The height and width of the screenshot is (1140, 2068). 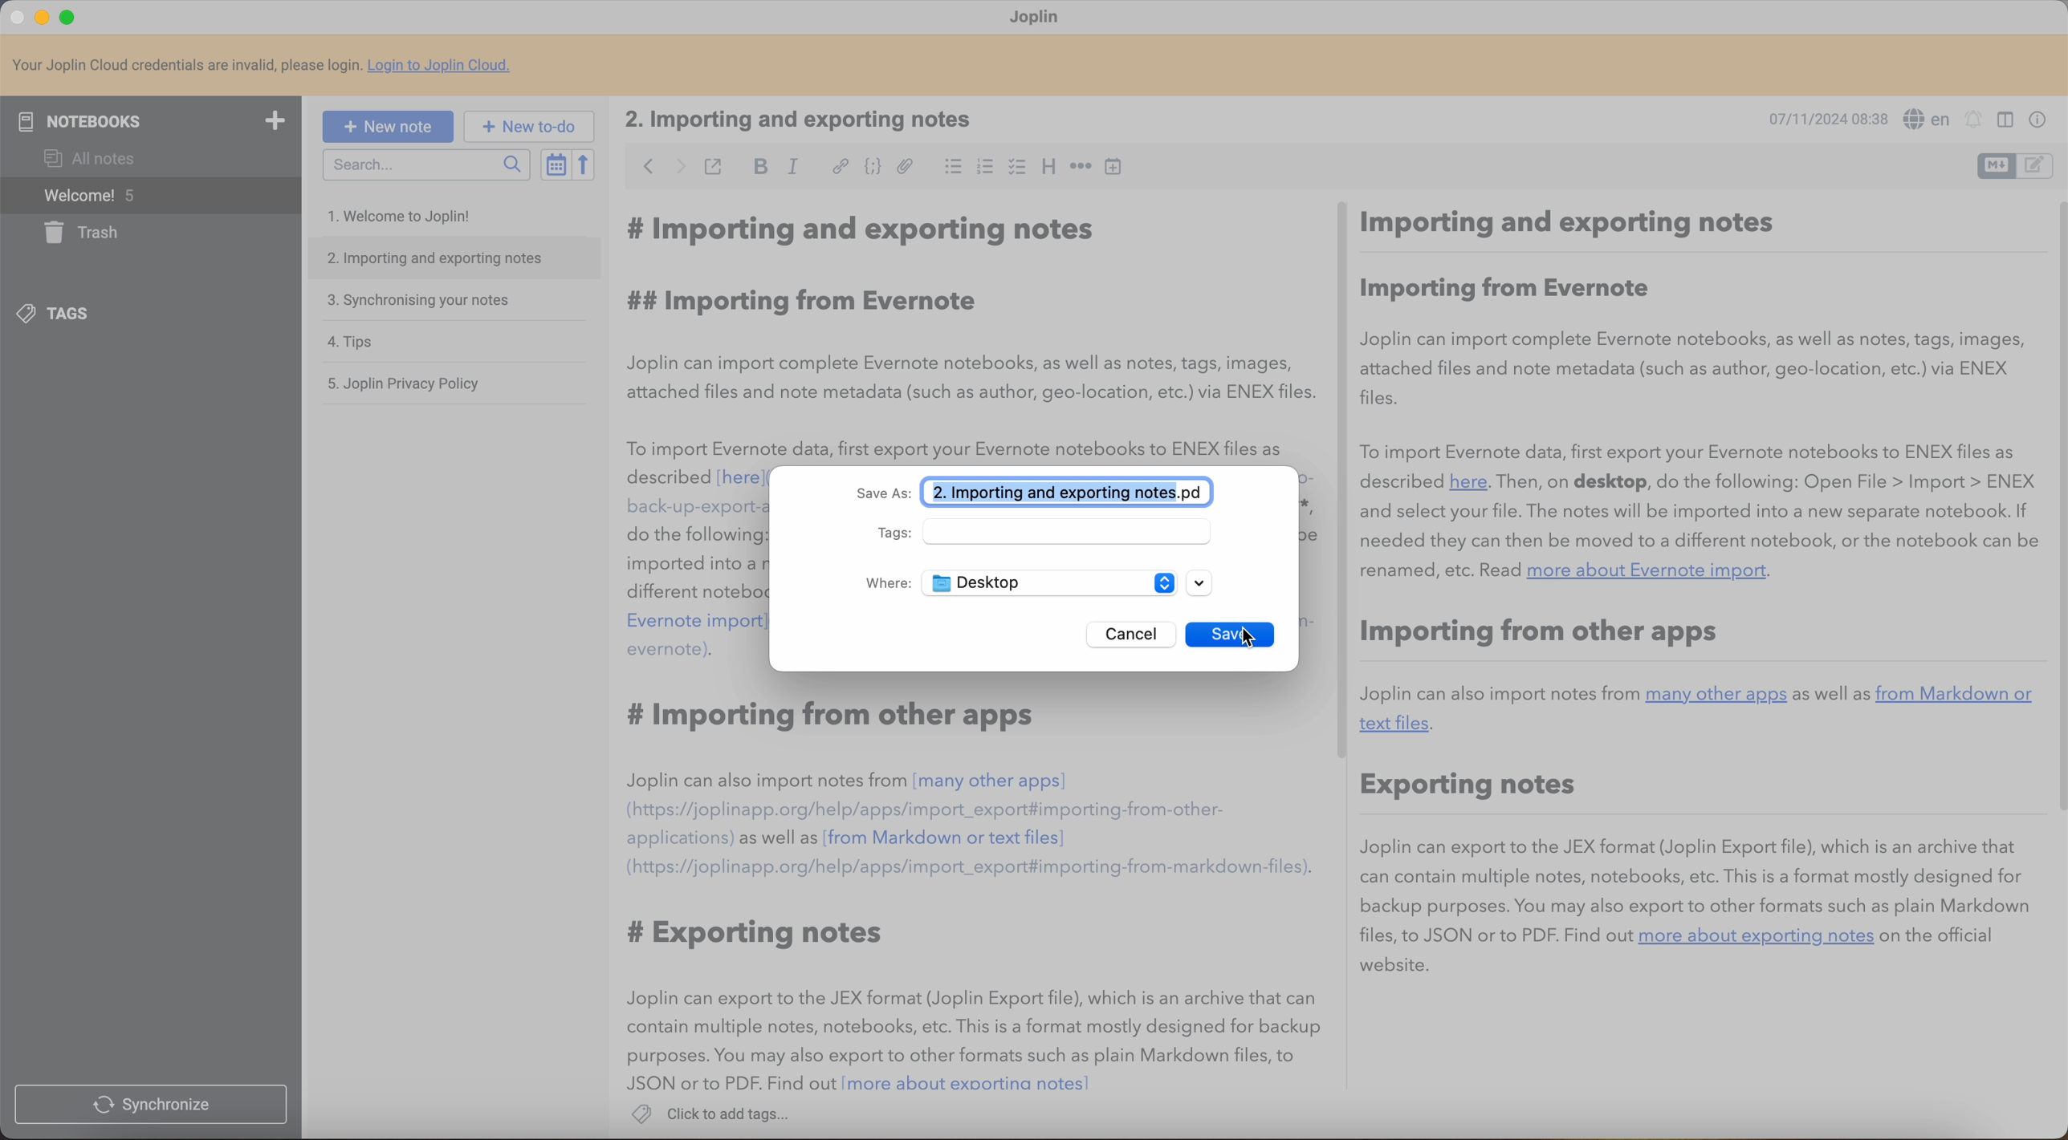 What do you see at coordinates (1051, 897) in the screenshot?
I see `Importing from other apps. Joplin can also import notes from many other apps...` at bounding box center [1051, 897].